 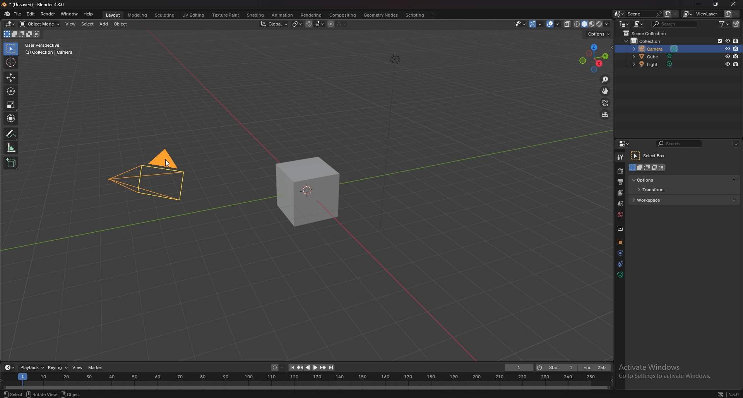 What do you see at coordinates (679, 143) in the screenshot?
I see `search` at bounding box center [679, 143].